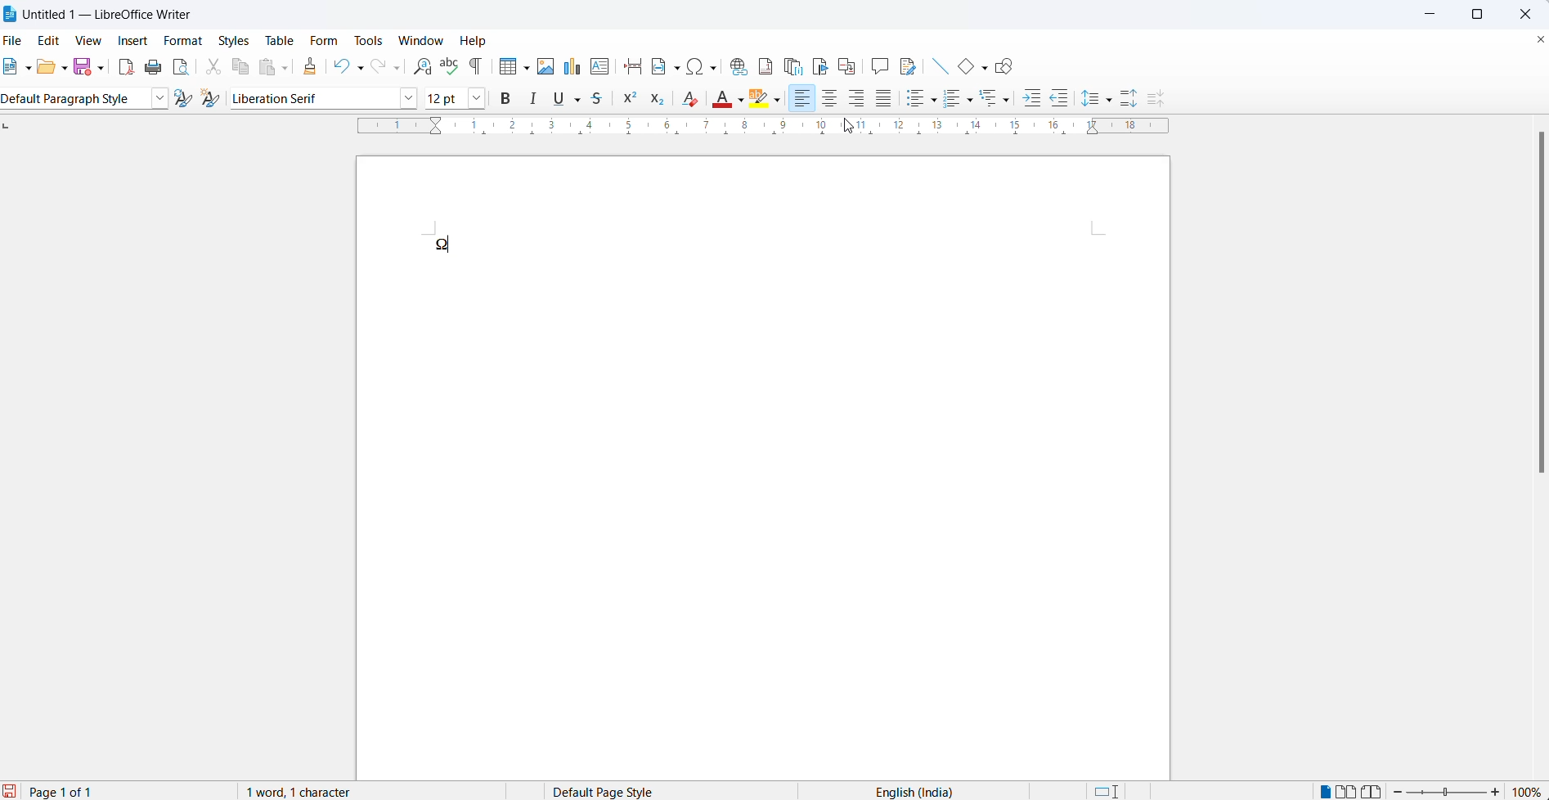 This screenshot has height=800, width=1549. What do you see at coordinates (1326, 789) in the screenshot?
I see `single page view` at bounding box center [1326, 789].